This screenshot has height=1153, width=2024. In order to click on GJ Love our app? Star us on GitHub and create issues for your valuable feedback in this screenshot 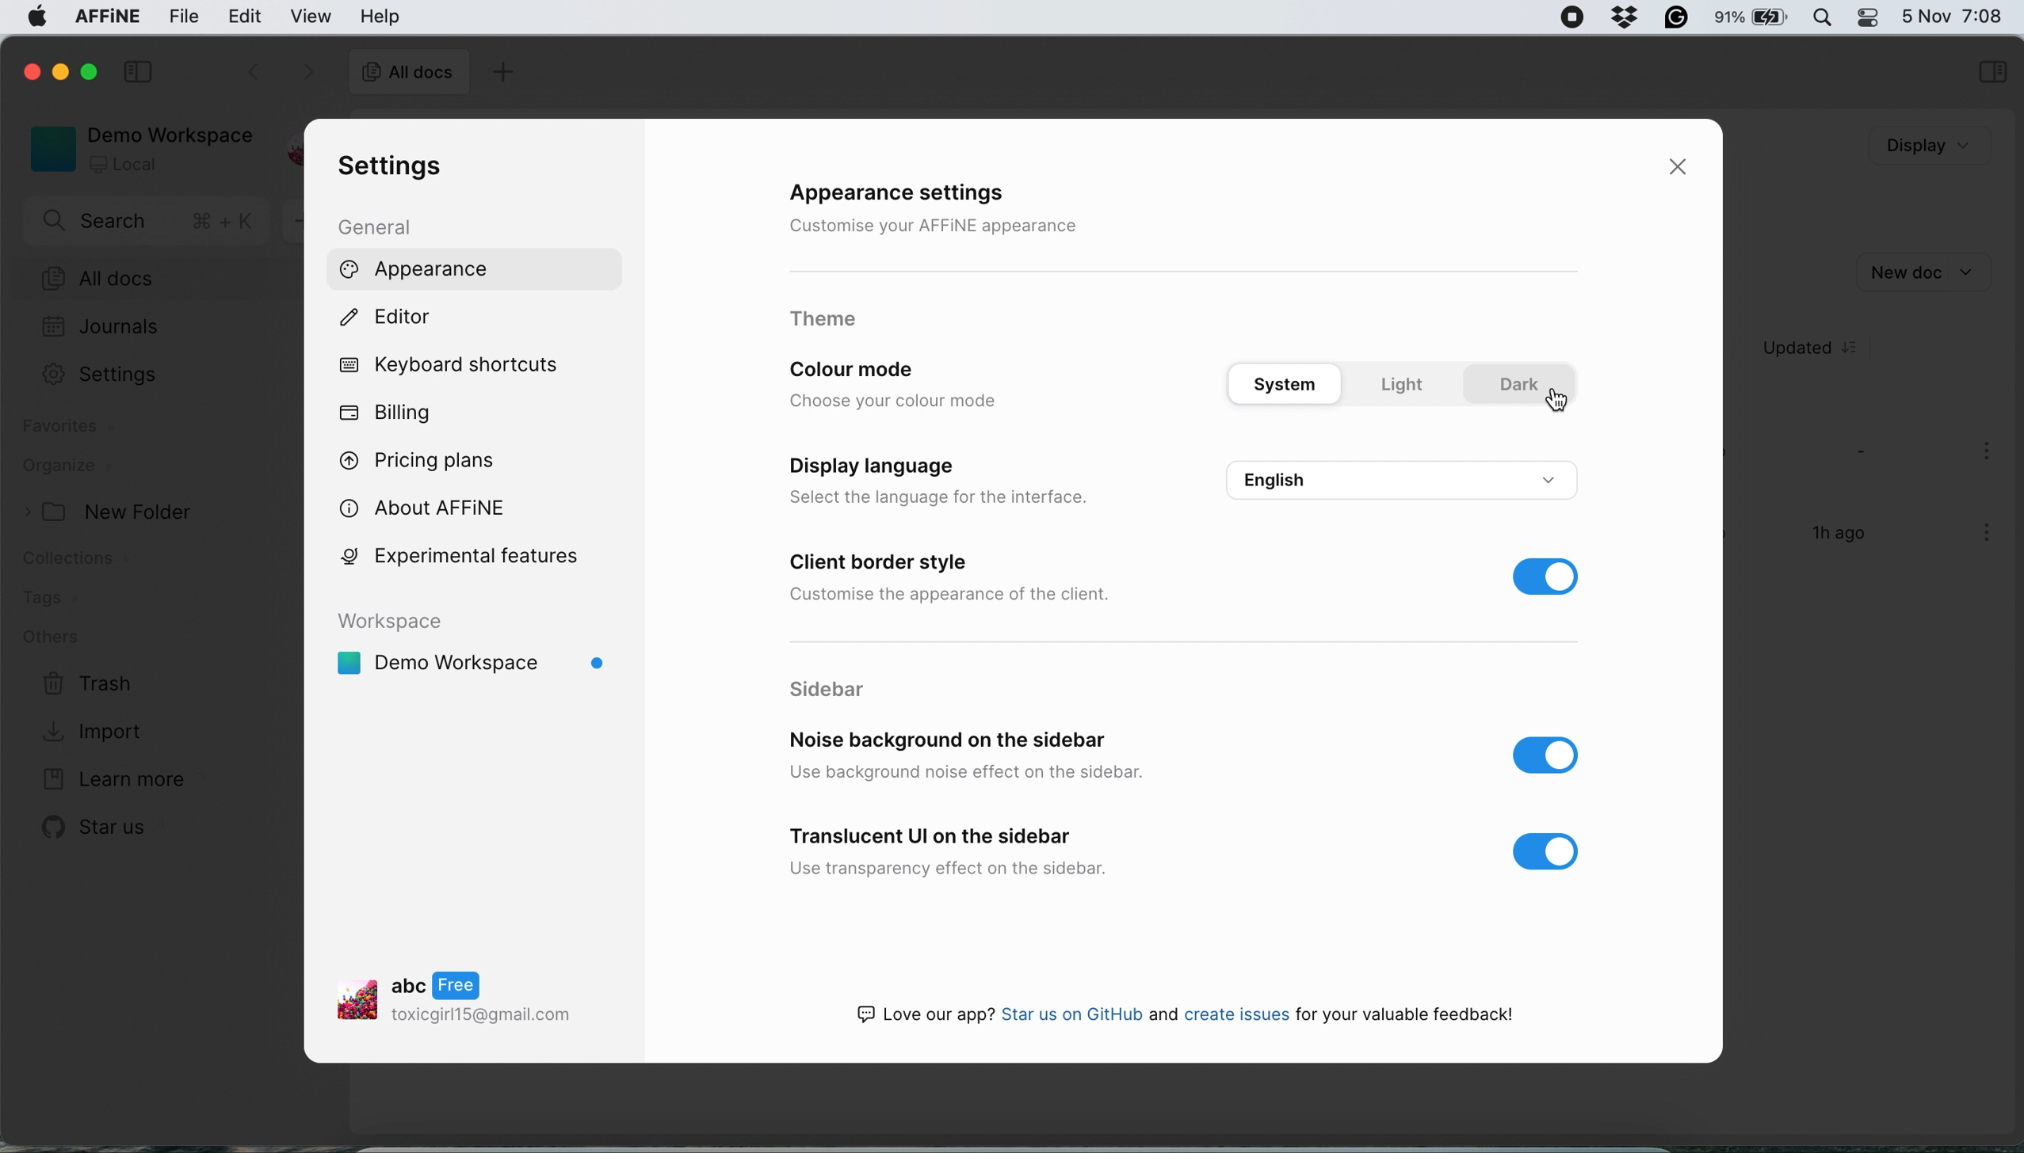, I will do `click(1186, 1013)`.